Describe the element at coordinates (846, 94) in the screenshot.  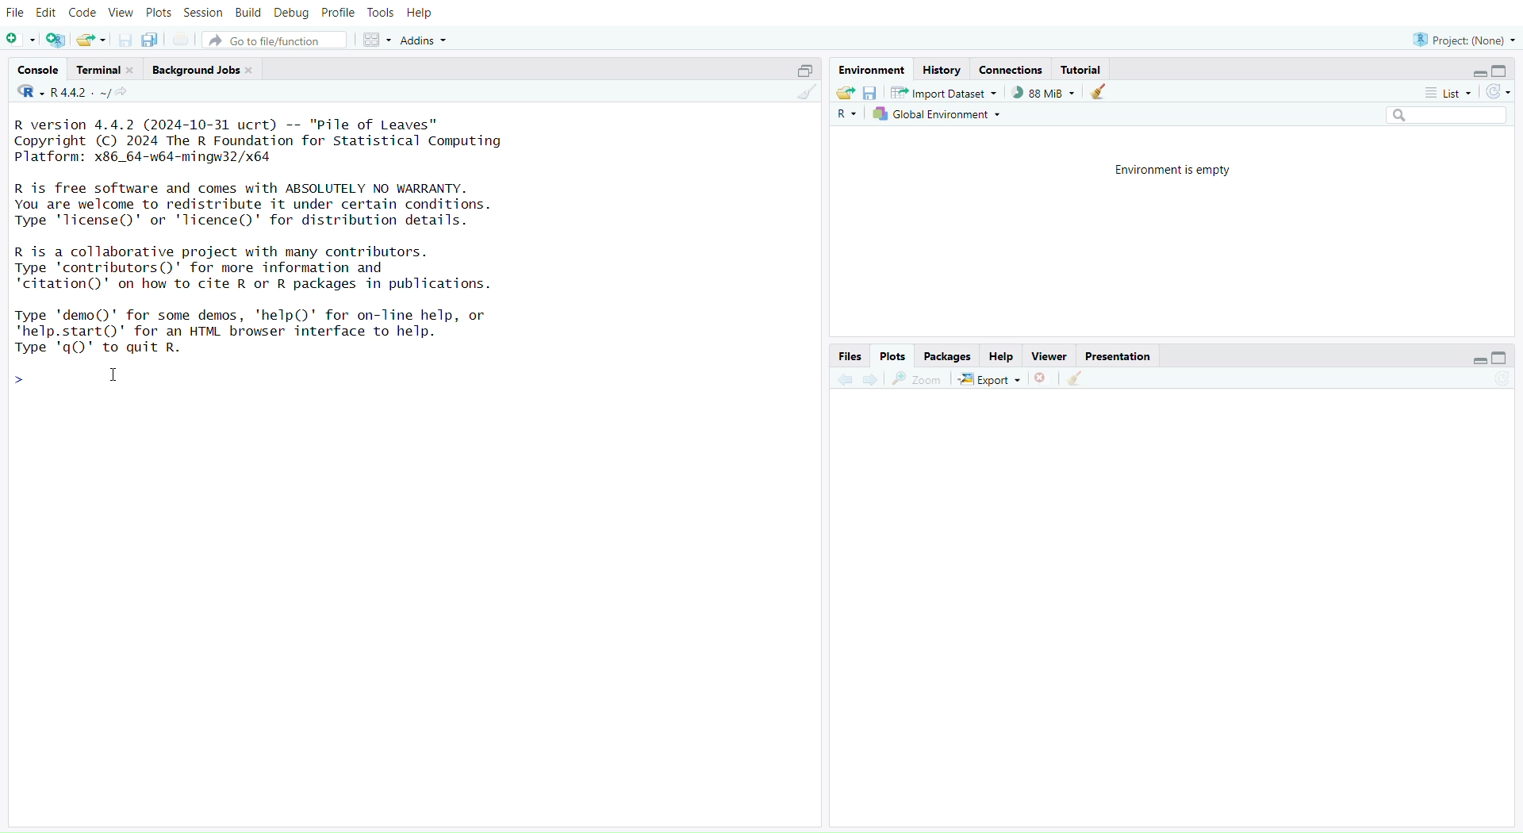
I see `load workspace` at that location.